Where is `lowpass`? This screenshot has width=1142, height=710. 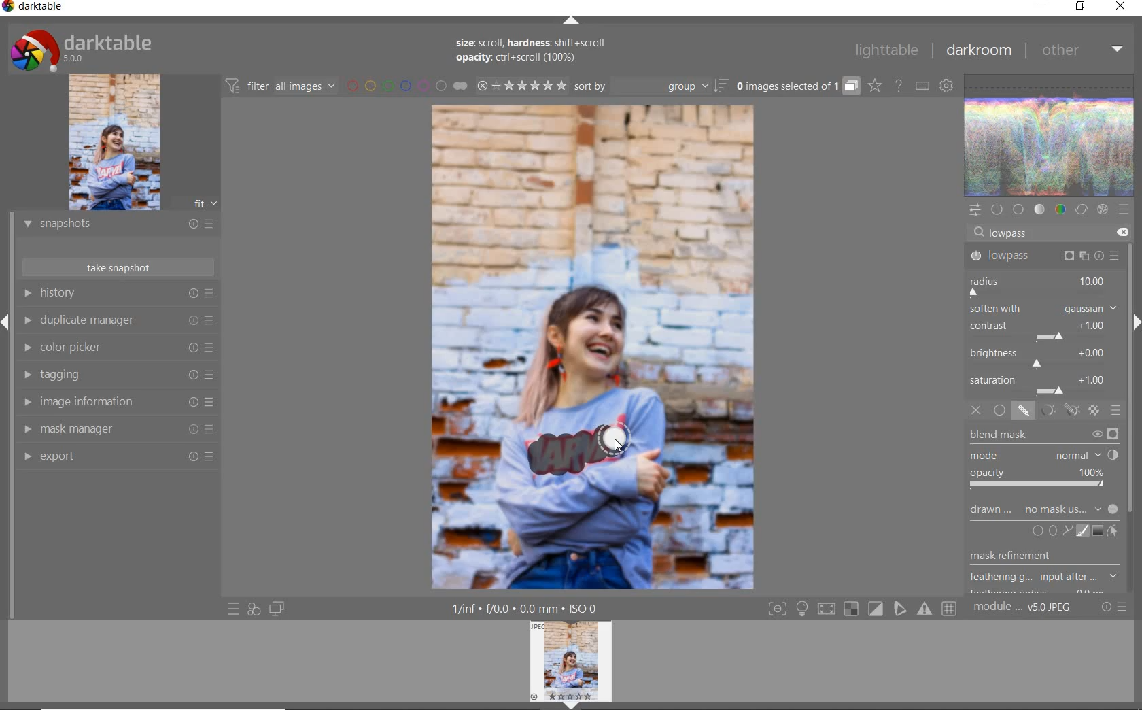
lowpass is located at coordinates (1043, 256).